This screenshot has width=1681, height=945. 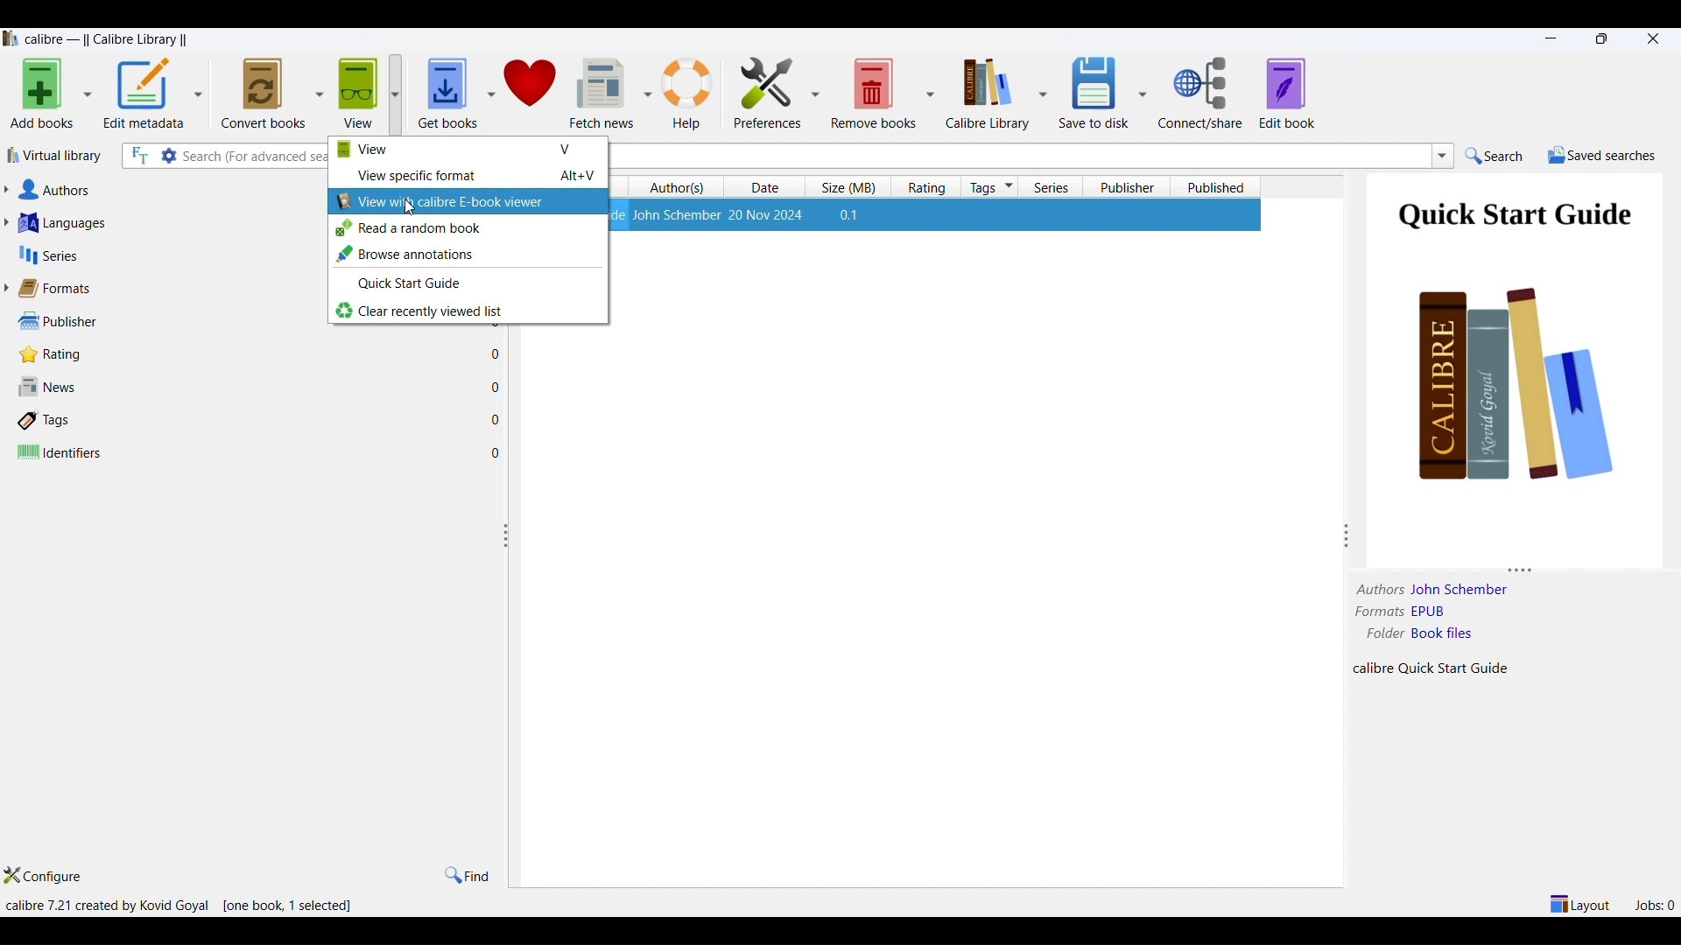 What do you see at coordinates (771, 187) in the screenshot?
I see `date` at bounding box center [771, 187].